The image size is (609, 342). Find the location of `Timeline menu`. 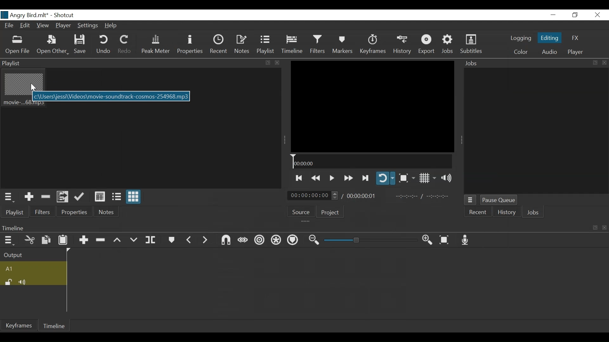

Timeline menu is located at coordinates (295, 228).